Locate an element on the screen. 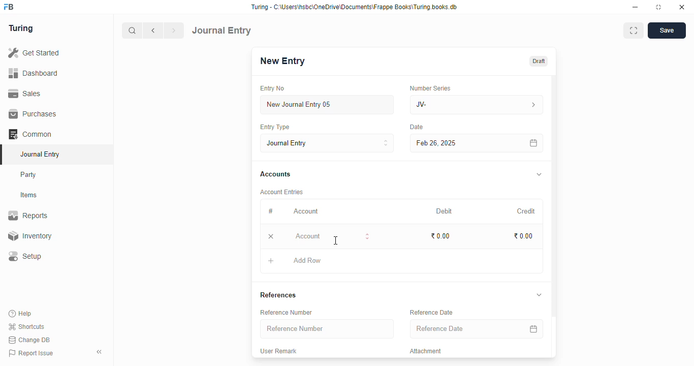  ₹0.00 is located at coordinates (524, 236).